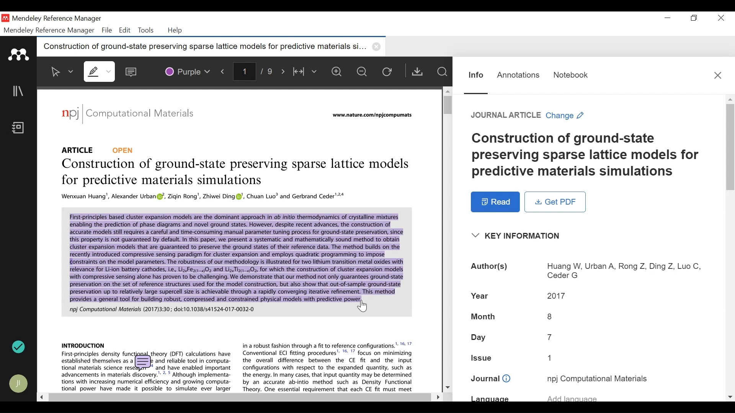 Image resolution: width=735 pixels, height=413 pixels. What do you see at coordinates (98, 150) in the screenshot?
I see `Reference Type` at bounding box center [98, 150].